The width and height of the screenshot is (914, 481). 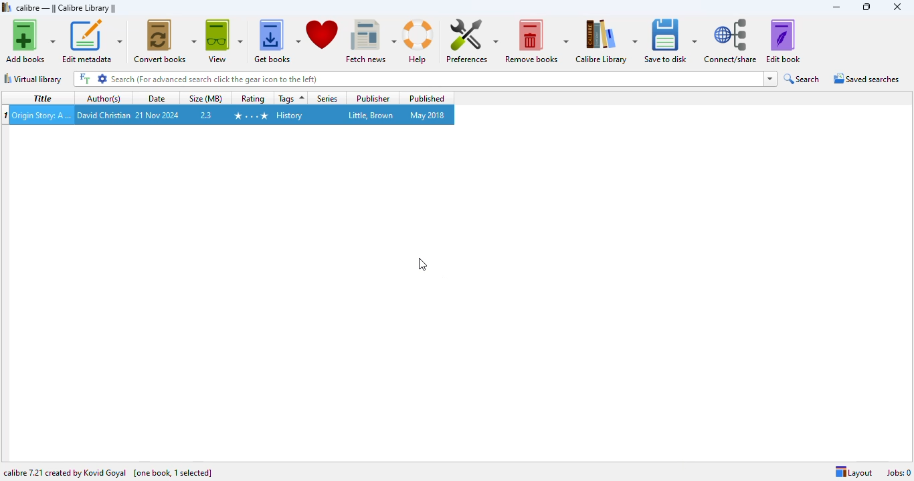 I want to click on date, so click(x=157, y=99).